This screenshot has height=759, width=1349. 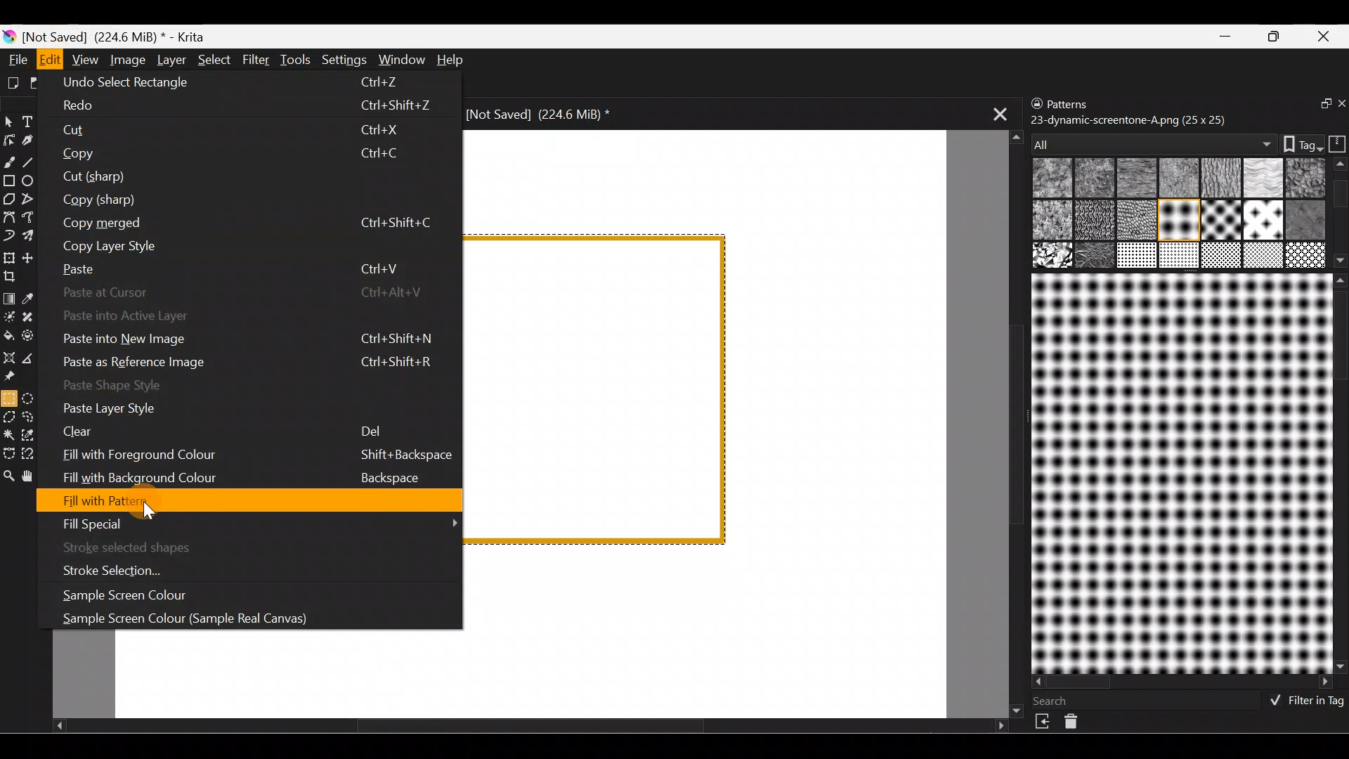 I want to click on Draw a gradient, so click(x=11, y=295).